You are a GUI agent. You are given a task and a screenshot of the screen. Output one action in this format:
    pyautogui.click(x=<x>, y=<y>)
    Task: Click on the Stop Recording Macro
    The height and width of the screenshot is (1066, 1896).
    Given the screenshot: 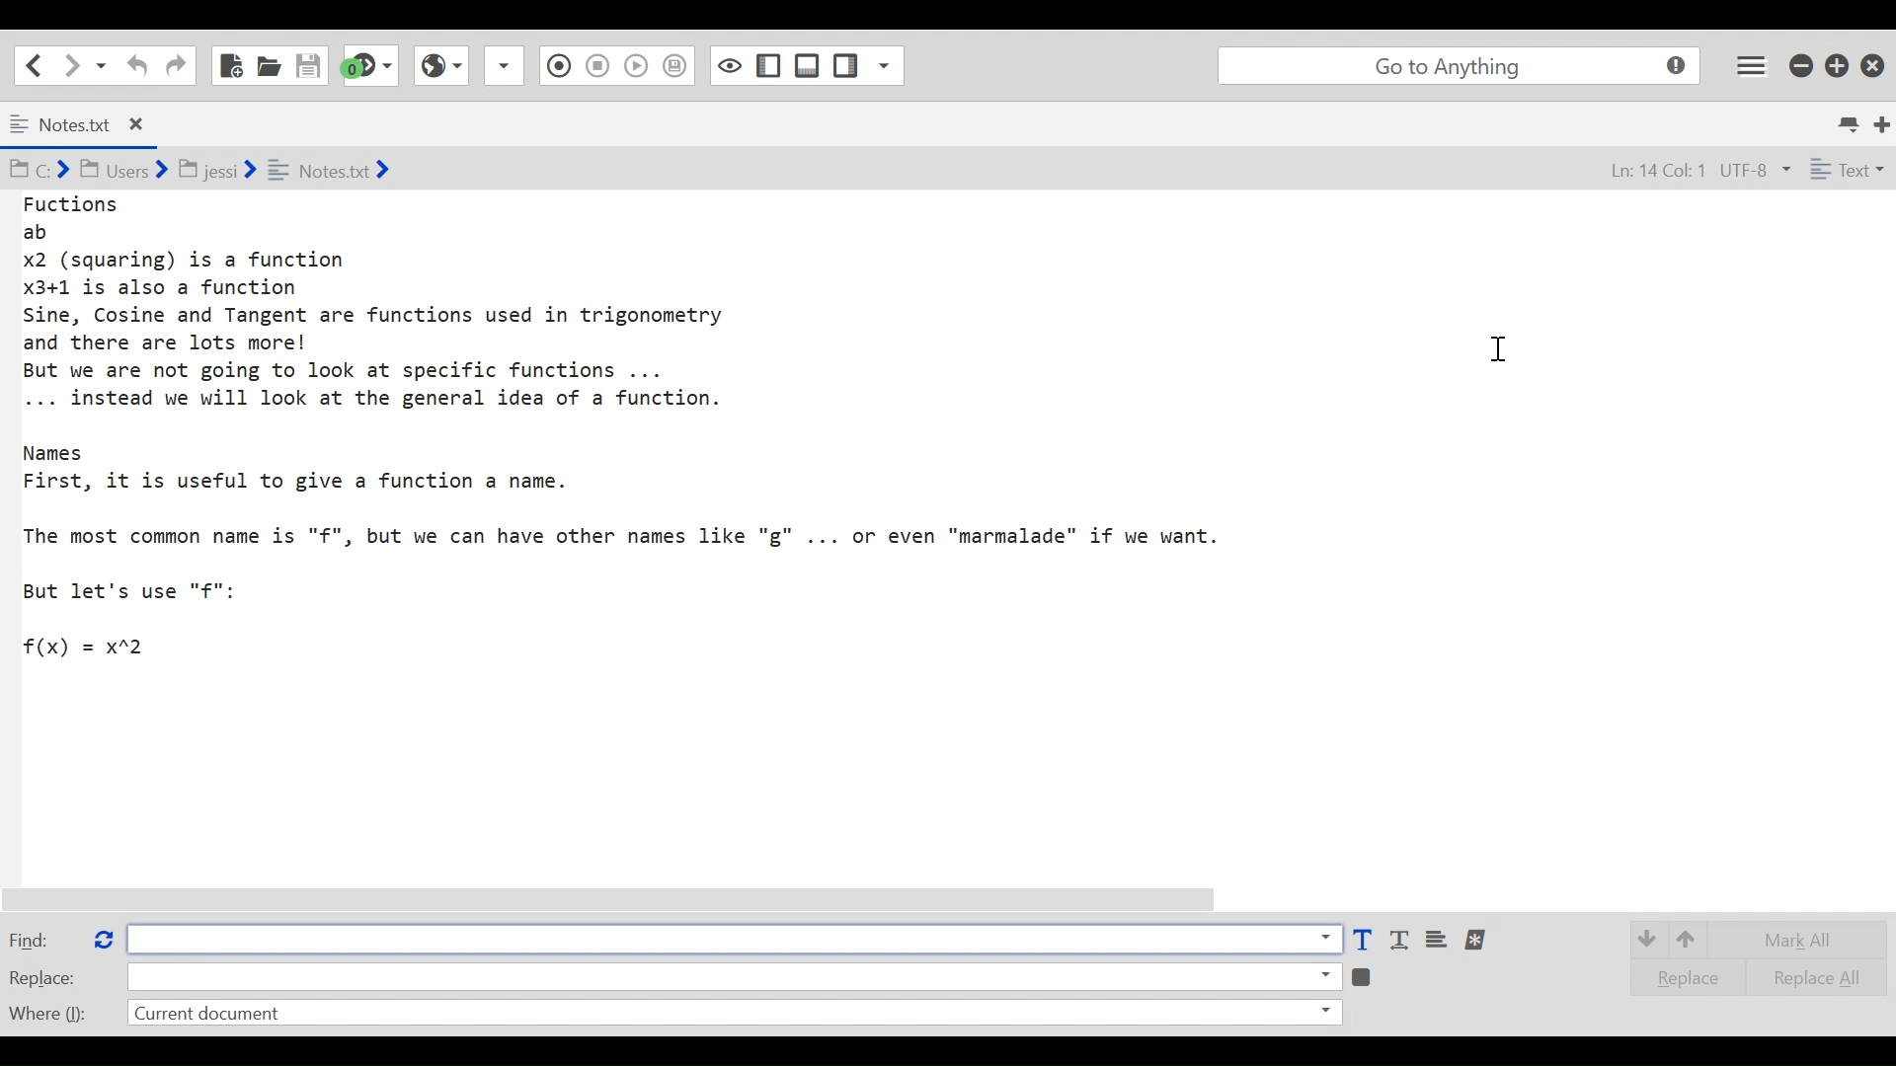 What is the action you would take?
    pyautogui.click(x=556, y=68)
    